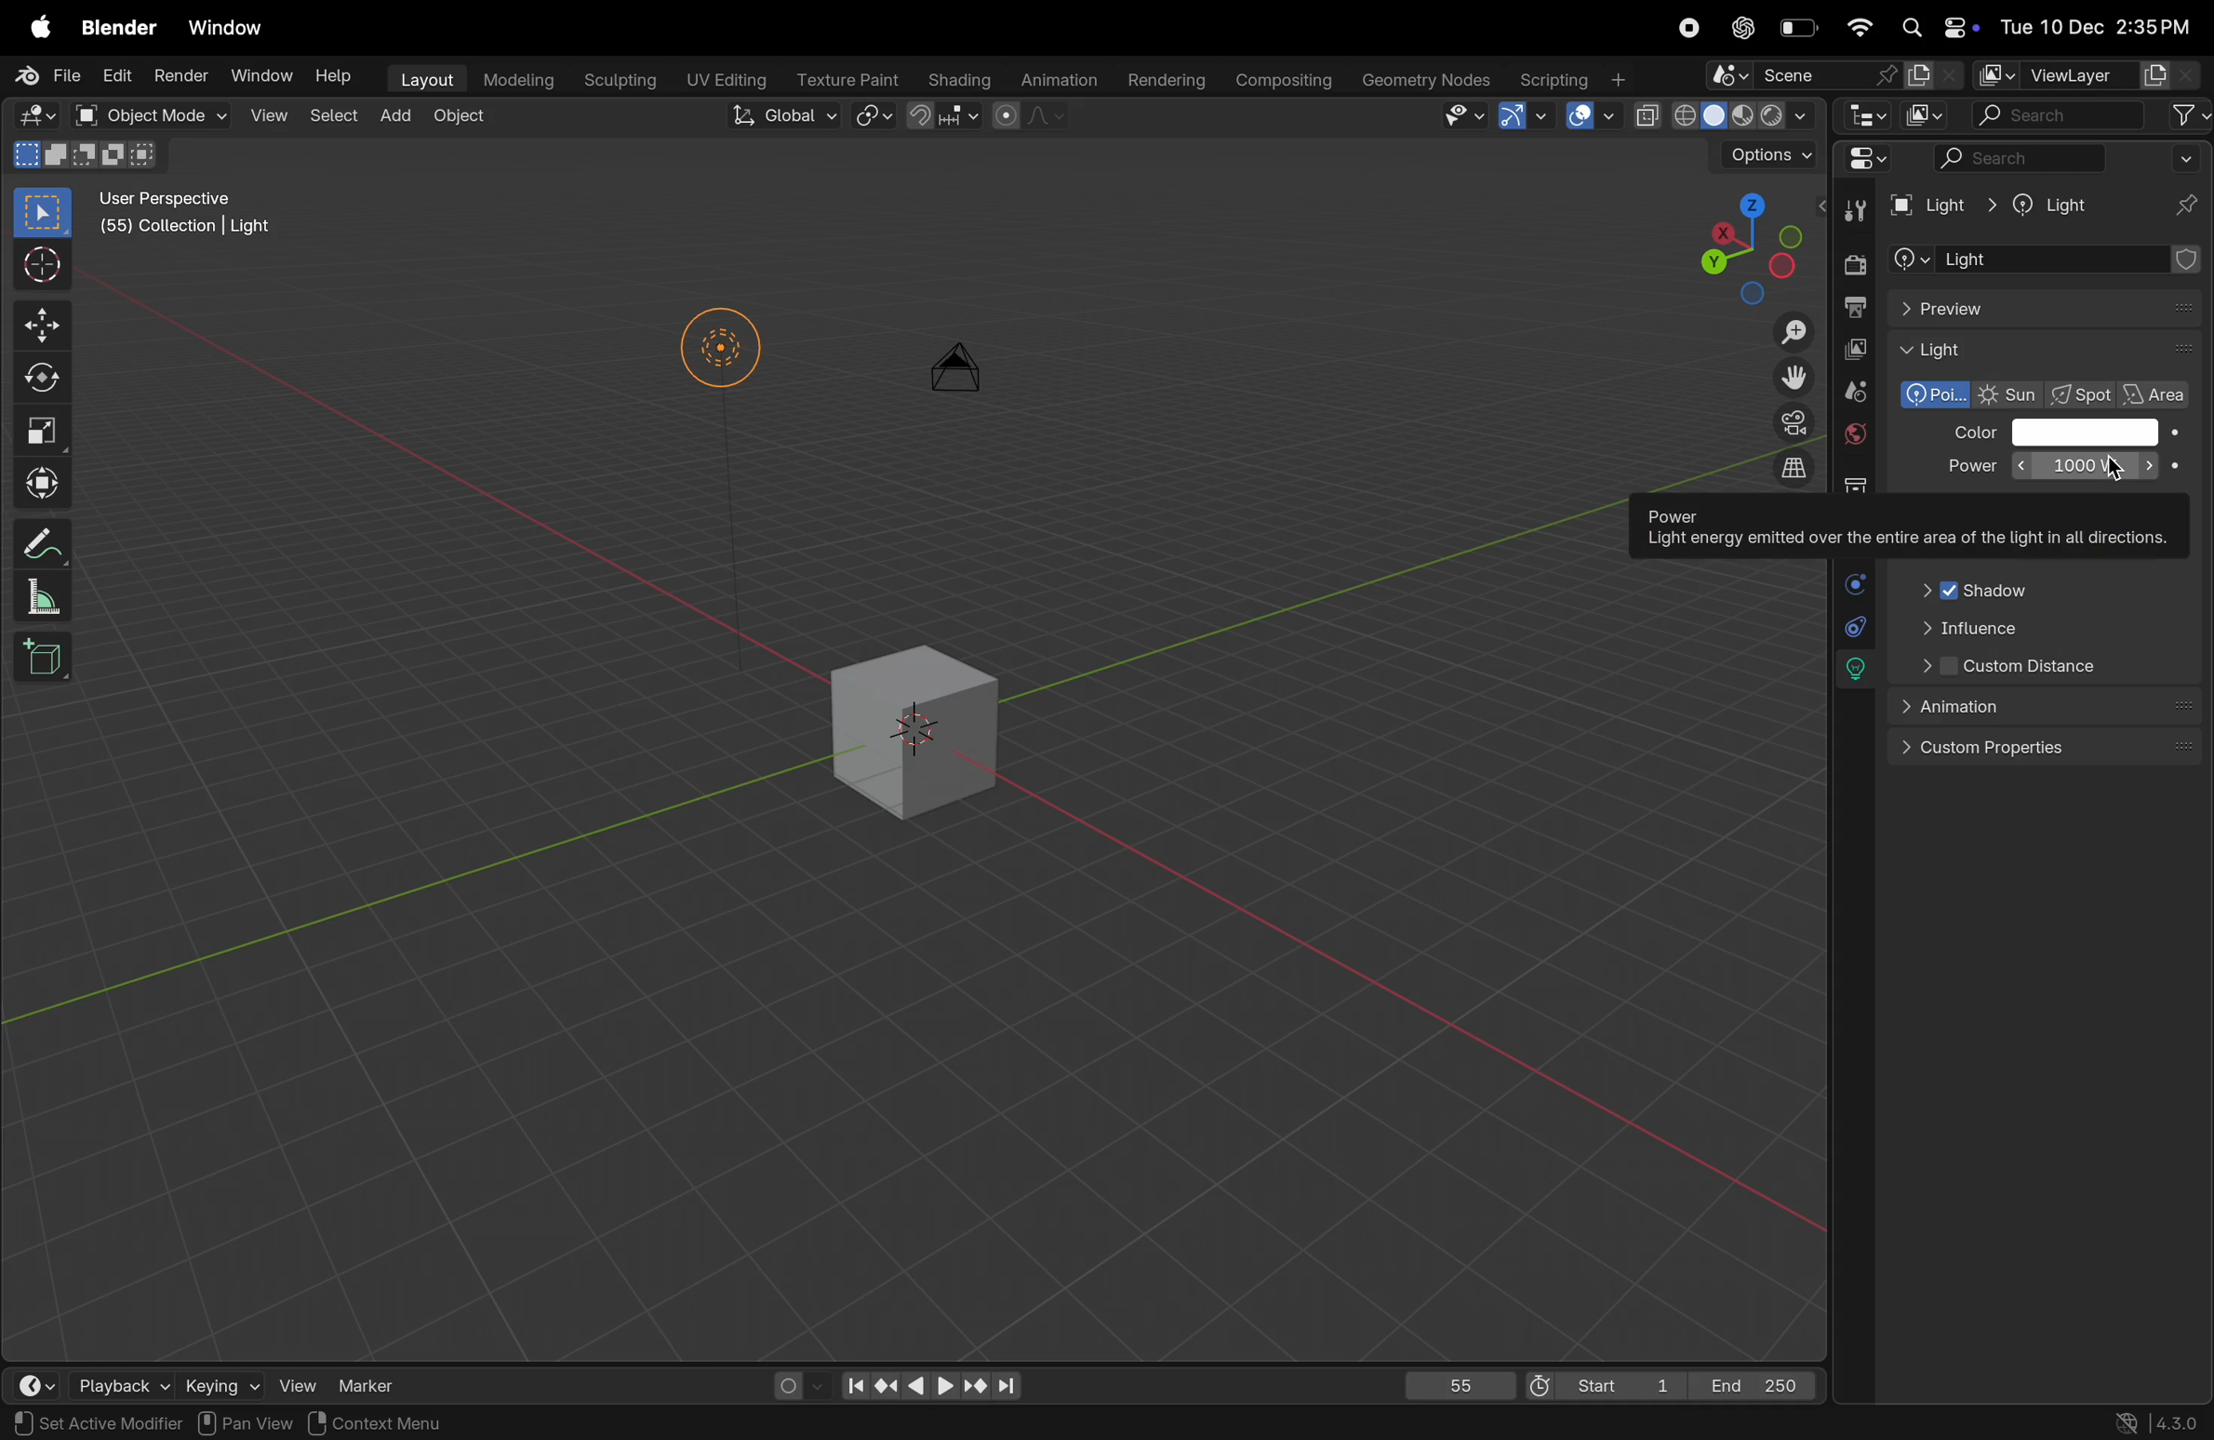  What do you see at coordinates (2052, 205) in the screenshot?
I see `Light` at bounding box center [2052, 205].